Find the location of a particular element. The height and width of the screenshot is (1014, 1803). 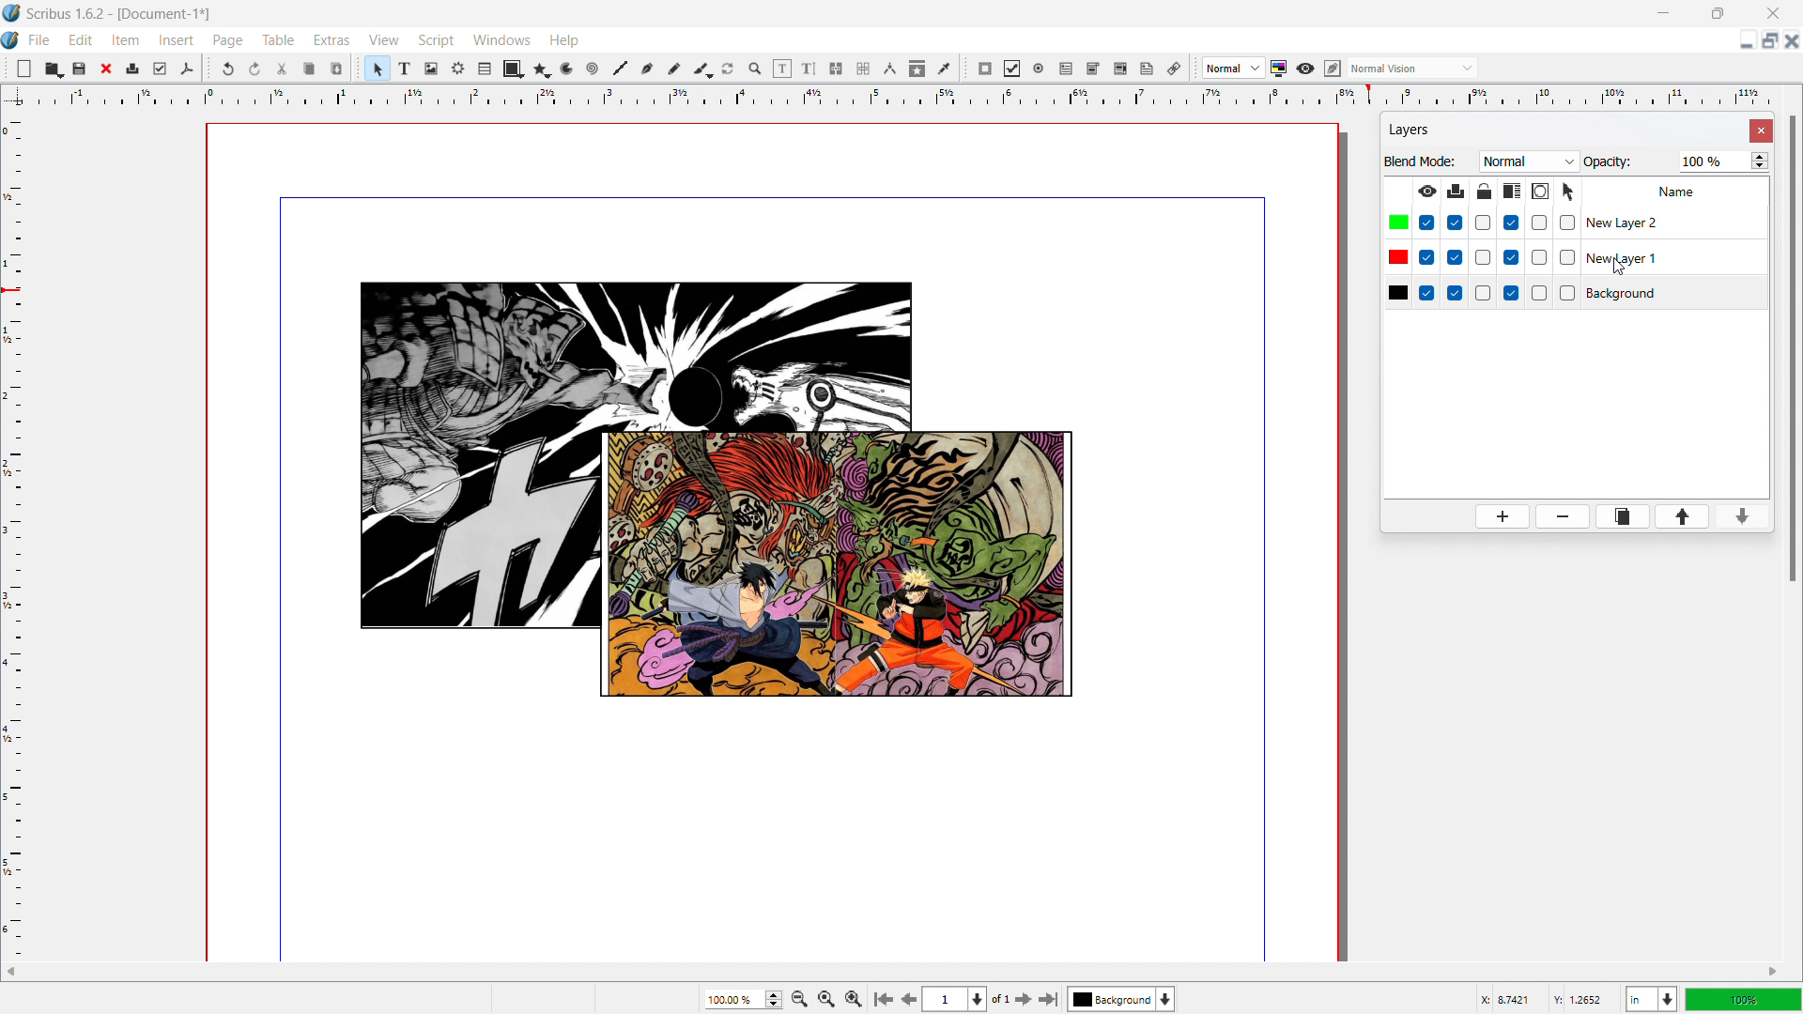

rotate item is located at coordinates (730, 68).